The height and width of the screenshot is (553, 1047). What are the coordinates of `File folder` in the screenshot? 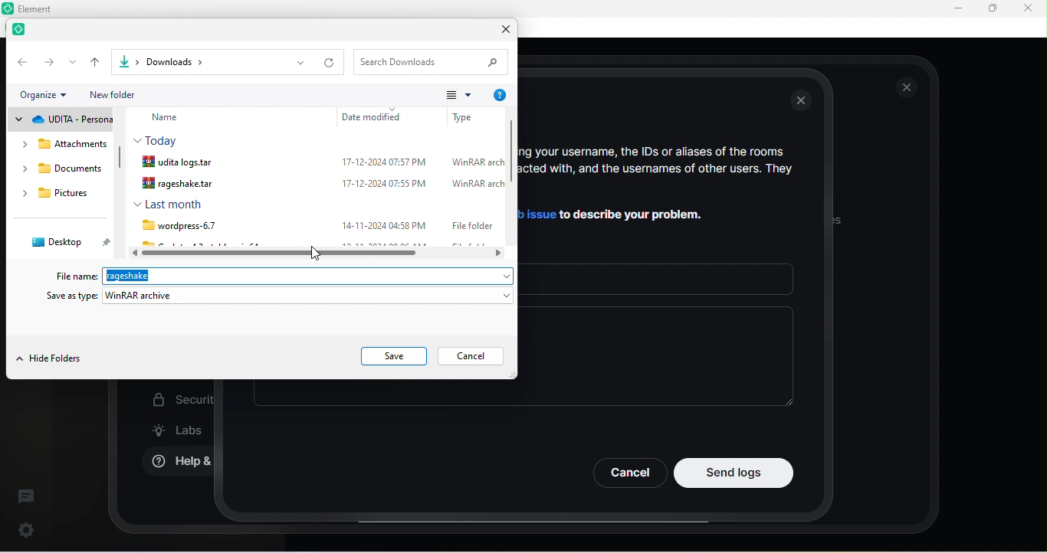 It's located at (471, 224).